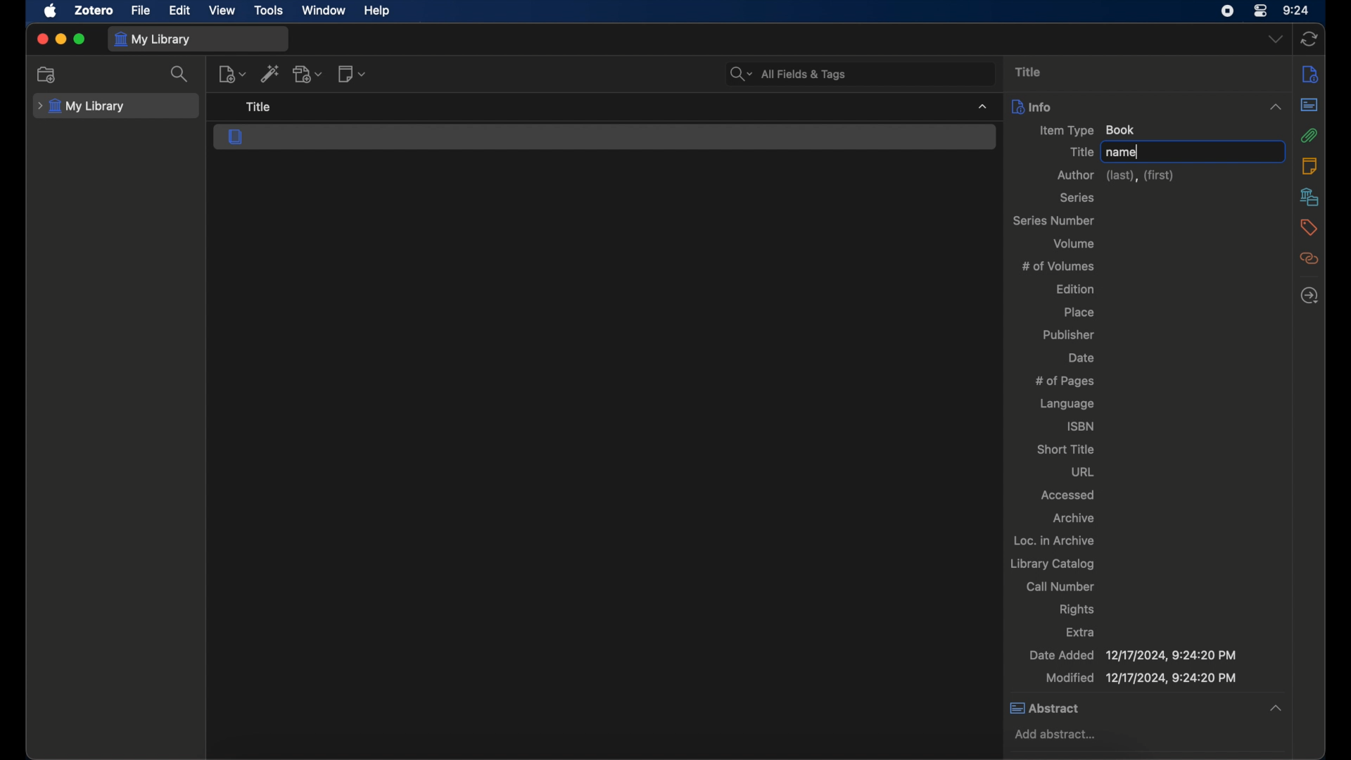 The width and height of the screenshot is (1351, 760). What do you see at coordinates (1312, 259) in the screenshot?
I see `related` at bounding box center [1312, 259].